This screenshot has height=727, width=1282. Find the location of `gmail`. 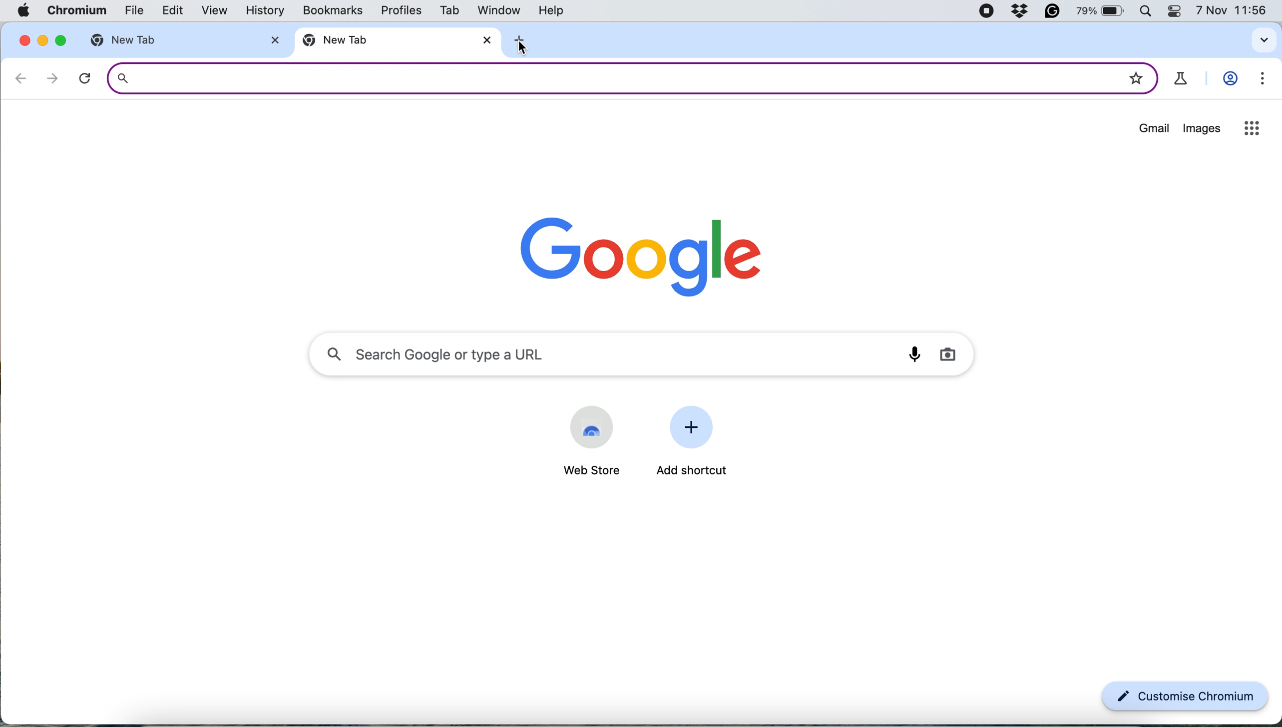

gmail is located at coordinates (1154, 131).